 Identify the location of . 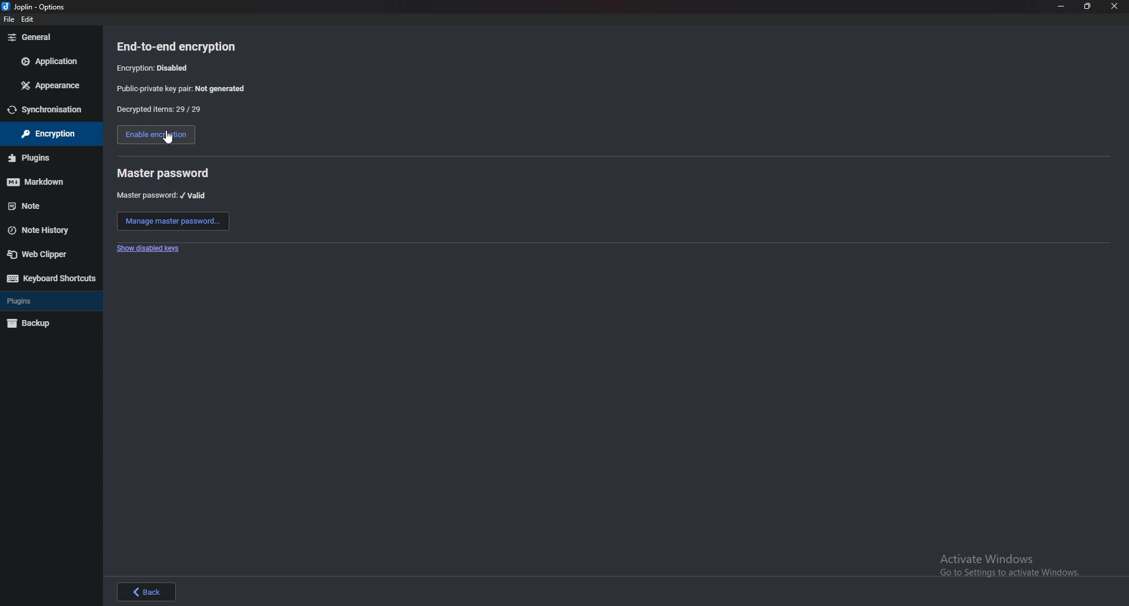
(22, 206).